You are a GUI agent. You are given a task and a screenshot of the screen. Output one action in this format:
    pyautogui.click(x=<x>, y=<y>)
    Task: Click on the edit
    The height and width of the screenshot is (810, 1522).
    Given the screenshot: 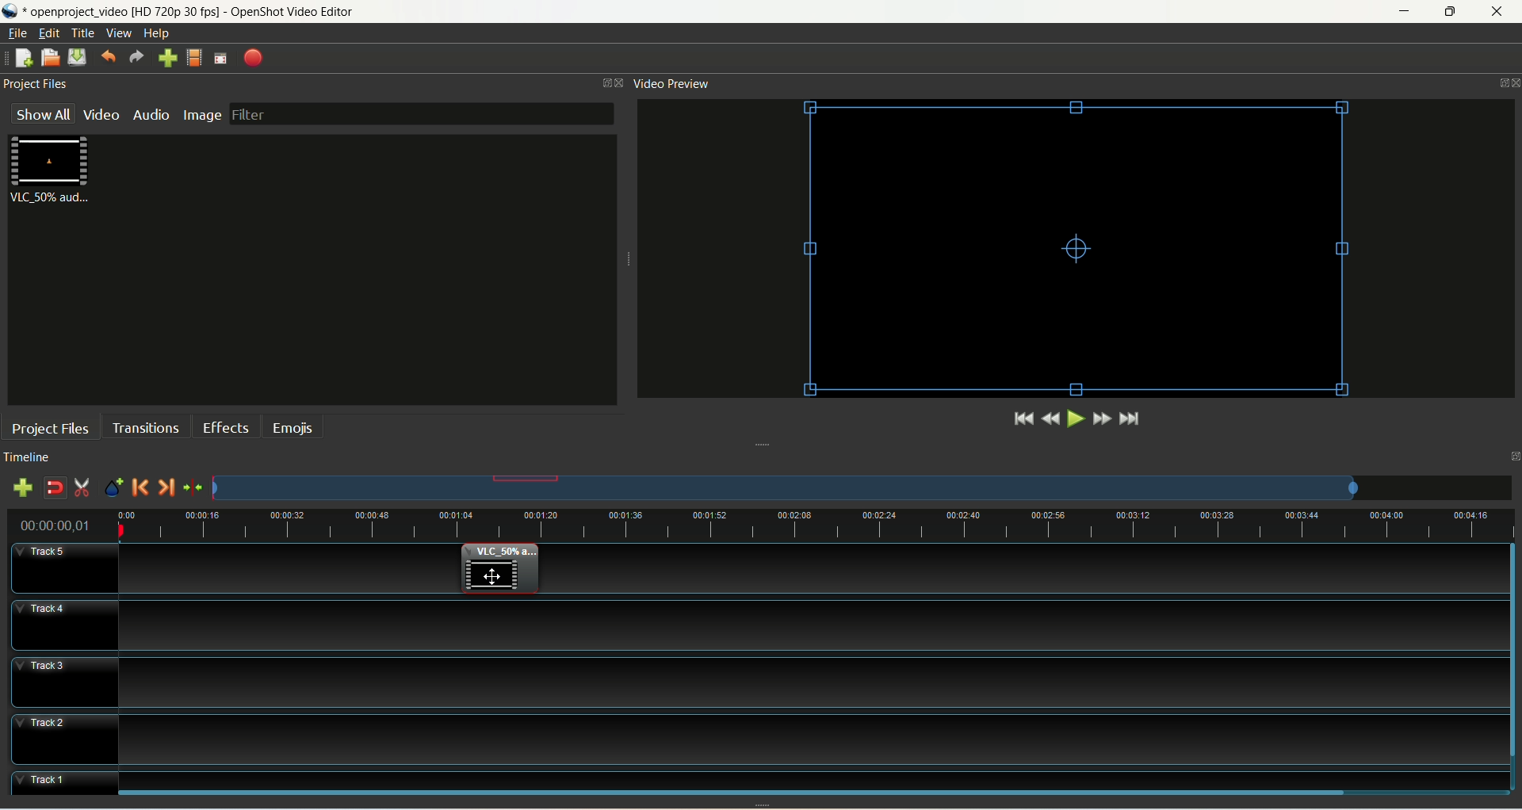 What is the action you would take?
    pyautogui.click(x=50, y=32)
    